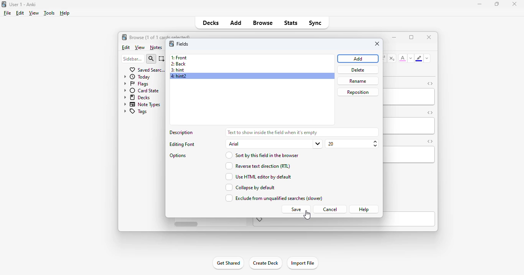 This screenshot has height=275, width=524. I want to click on decks, so click(138, 97).